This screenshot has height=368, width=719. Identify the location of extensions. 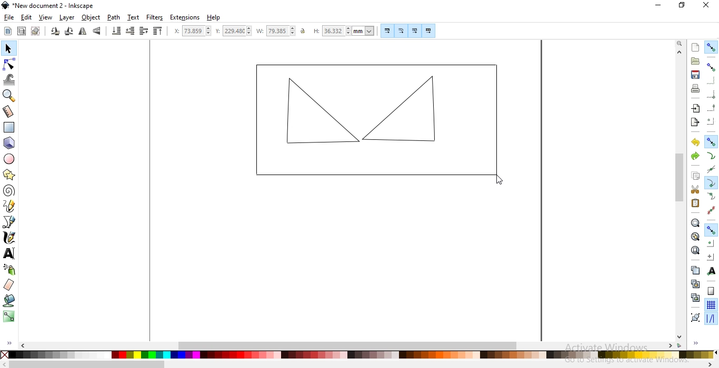
(185, 18).